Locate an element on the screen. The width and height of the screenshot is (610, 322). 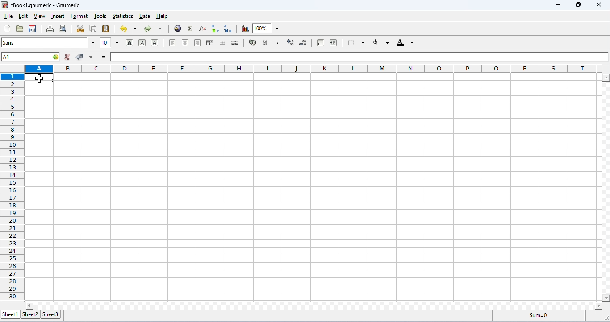
file is located at coordinates (8, 16).